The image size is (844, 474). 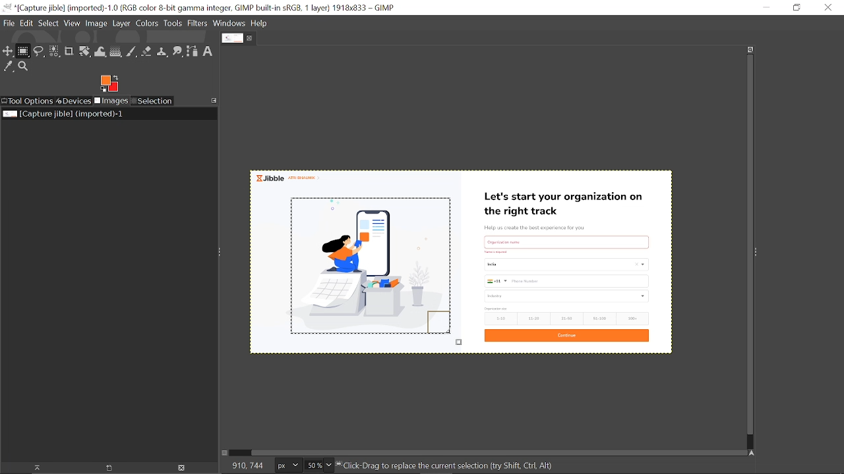 What do you see at coordinates (163, 53) in the screenshot?
I see `Clone tool` at bounding box center [163, 53].